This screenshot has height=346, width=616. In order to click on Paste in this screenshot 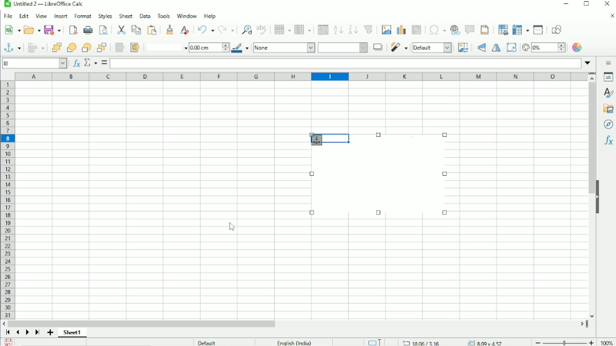, I will do `click(153, 29)`.